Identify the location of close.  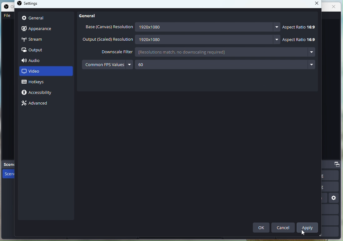
(335, 6).